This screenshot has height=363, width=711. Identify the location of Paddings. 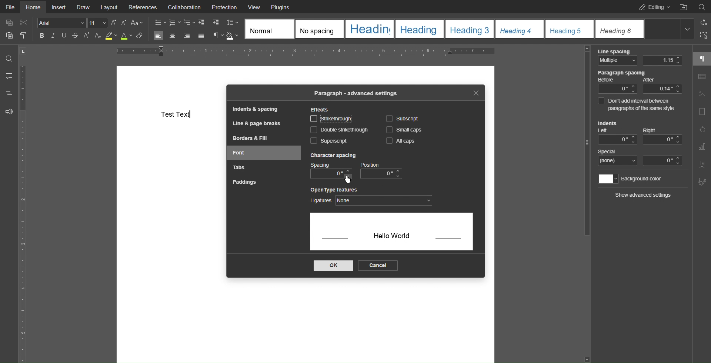
(243, 182).